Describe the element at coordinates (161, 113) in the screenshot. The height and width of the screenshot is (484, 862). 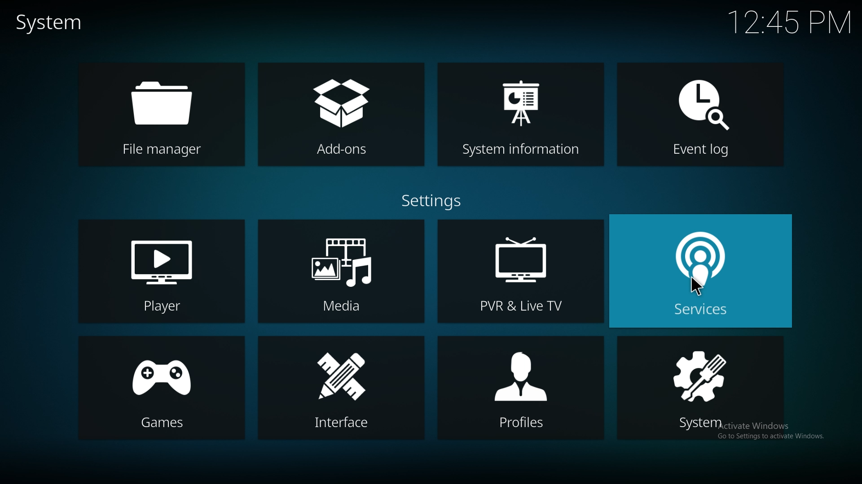
I see `file manager` at that location.